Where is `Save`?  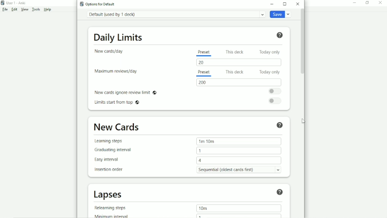 Save is located at coordinates (281, 14).